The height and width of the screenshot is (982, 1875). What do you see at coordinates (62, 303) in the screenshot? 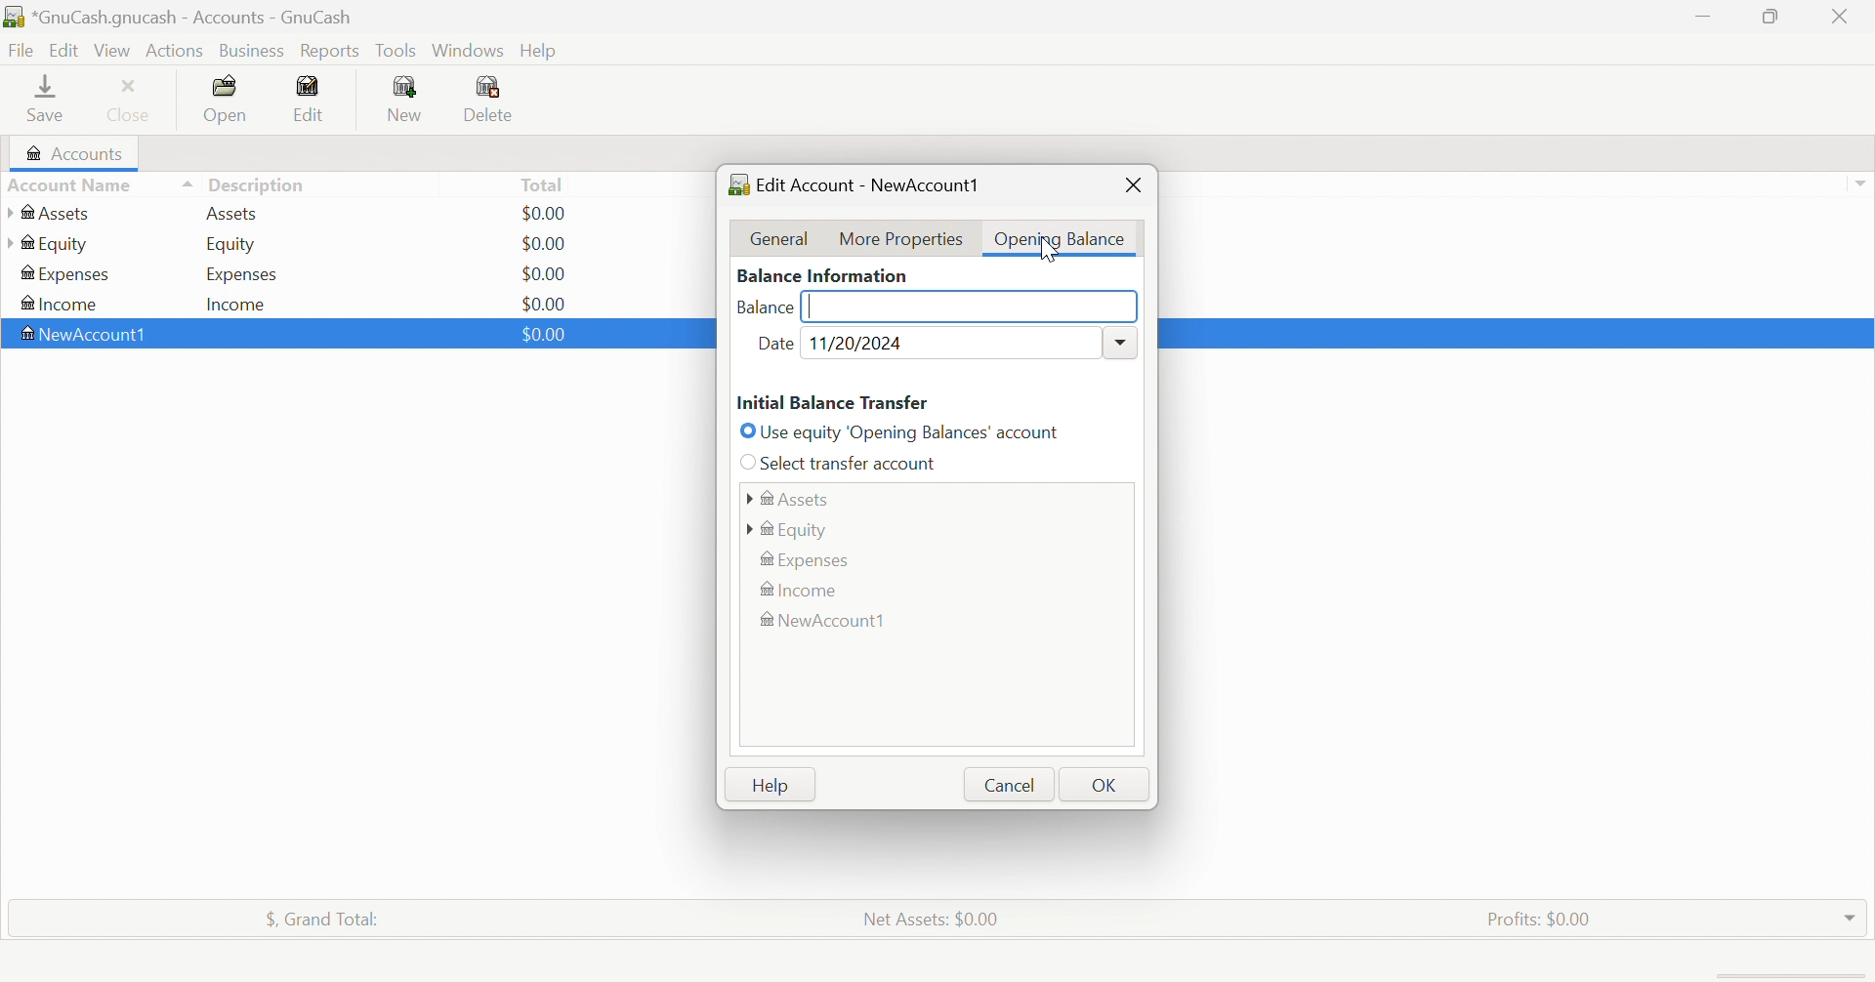
I see `Income` at bounding box center [62, 303].